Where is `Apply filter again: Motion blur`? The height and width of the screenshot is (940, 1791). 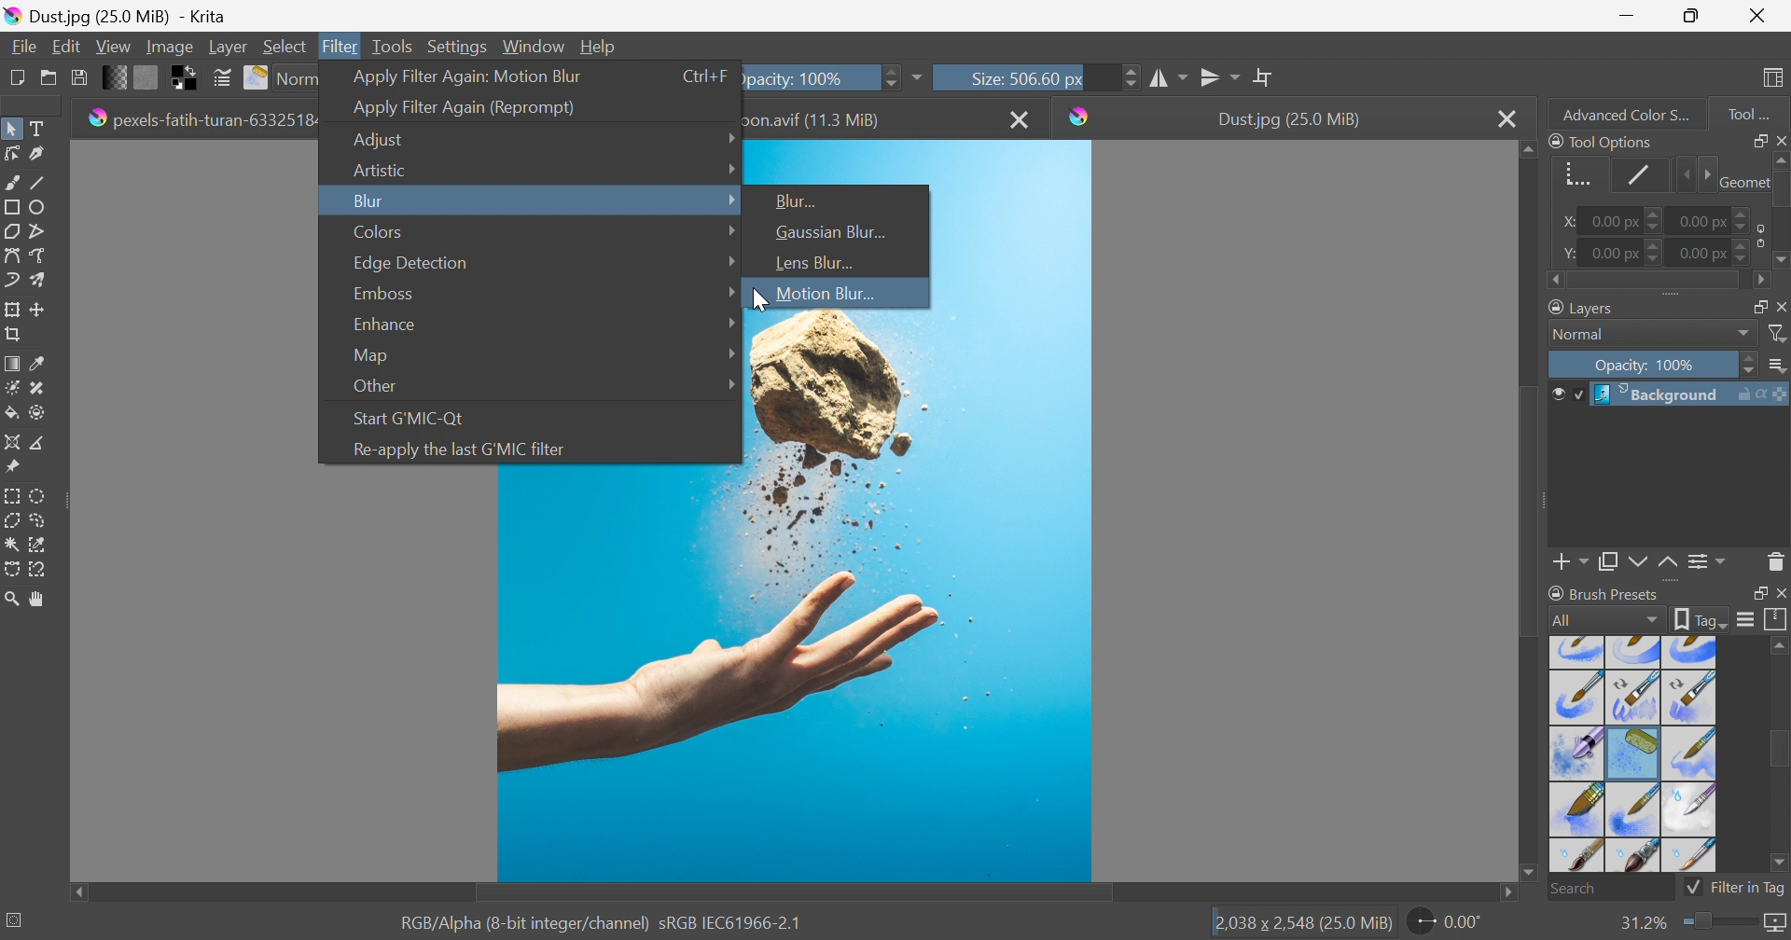
Apply filter again: Motion blur is located at coordinates (467, 75).